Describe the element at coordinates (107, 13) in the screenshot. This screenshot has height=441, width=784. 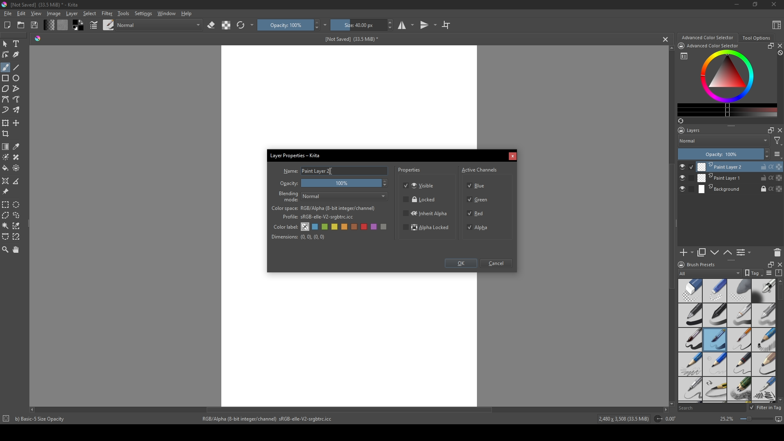
I see `Filter` at that location.